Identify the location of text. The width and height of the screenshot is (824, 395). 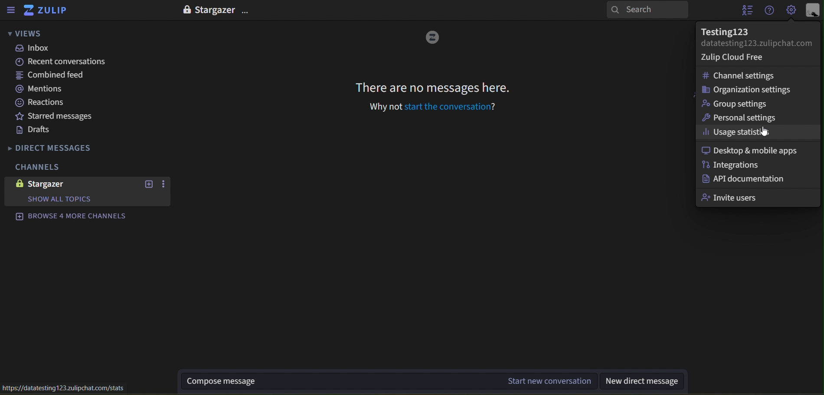
(62, 199).